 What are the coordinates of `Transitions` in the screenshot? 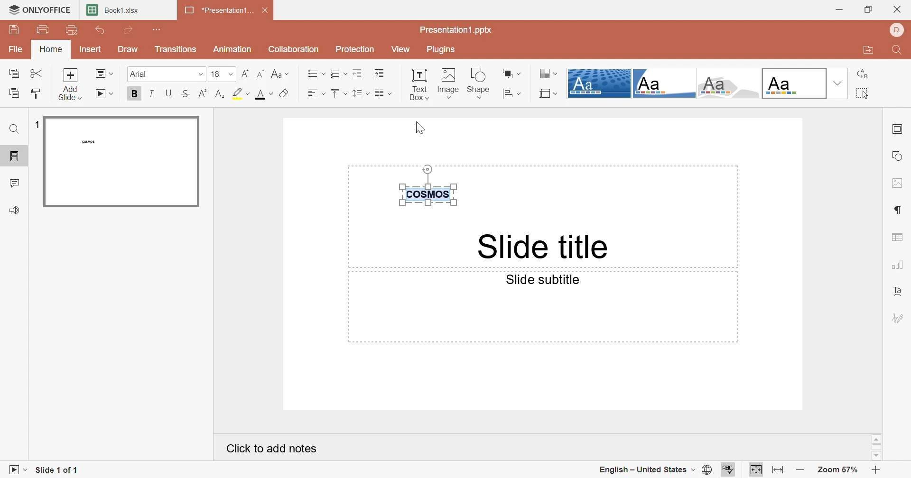 It's located at (176, 50).